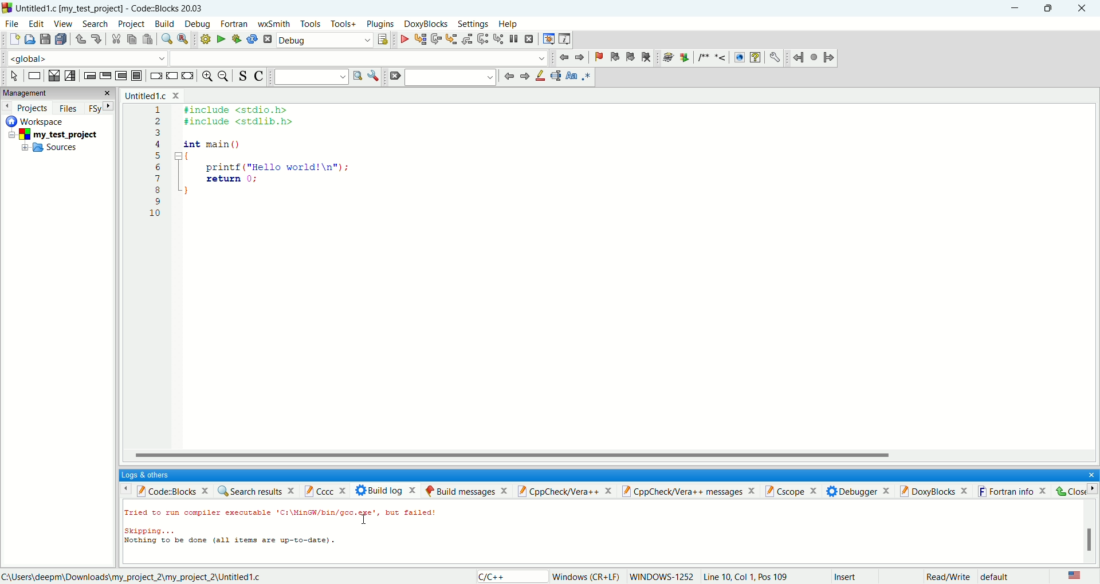 Image resolution: width=1100 pixels, height=584 pixels. I want to click on return instruction, so click(187, 76).